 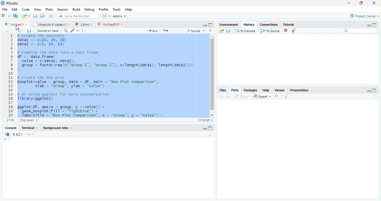 I want to click on Plots, so click(x=235, y=90).